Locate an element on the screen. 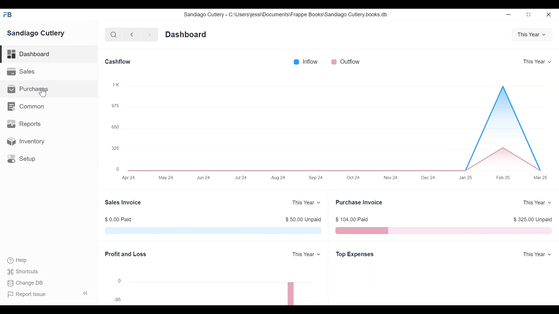 The height and width of the screenshot is (314, 559). 1K is located at coordinates (115, 85).